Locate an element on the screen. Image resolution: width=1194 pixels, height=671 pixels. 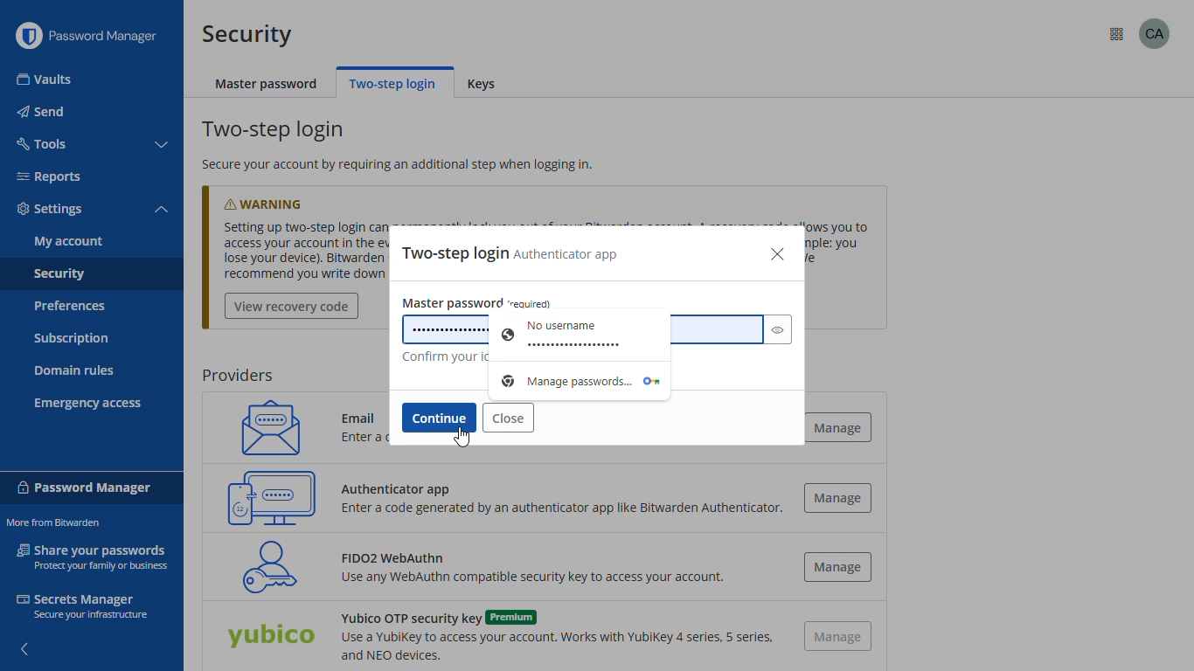
providers is located at coordinates (237, 376).